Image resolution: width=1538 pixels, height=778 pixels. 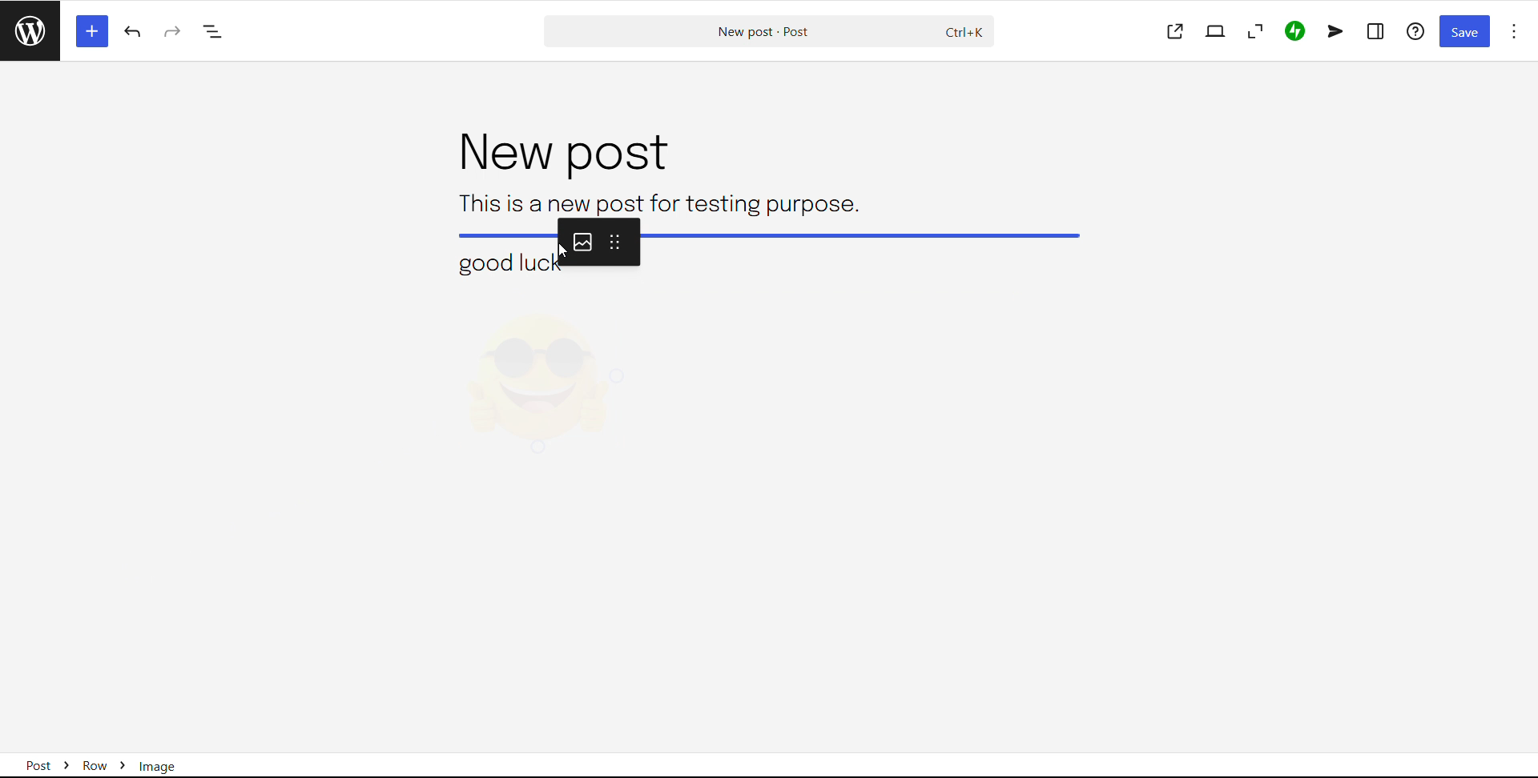 I want to click on help, so click(x=1417, y=30).